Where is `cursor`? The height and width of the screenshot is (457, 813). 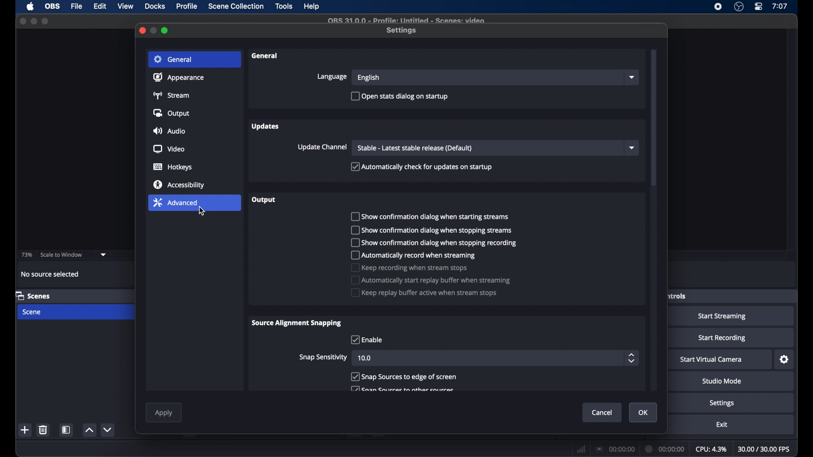
cursor is located at coordinates (202, 212).